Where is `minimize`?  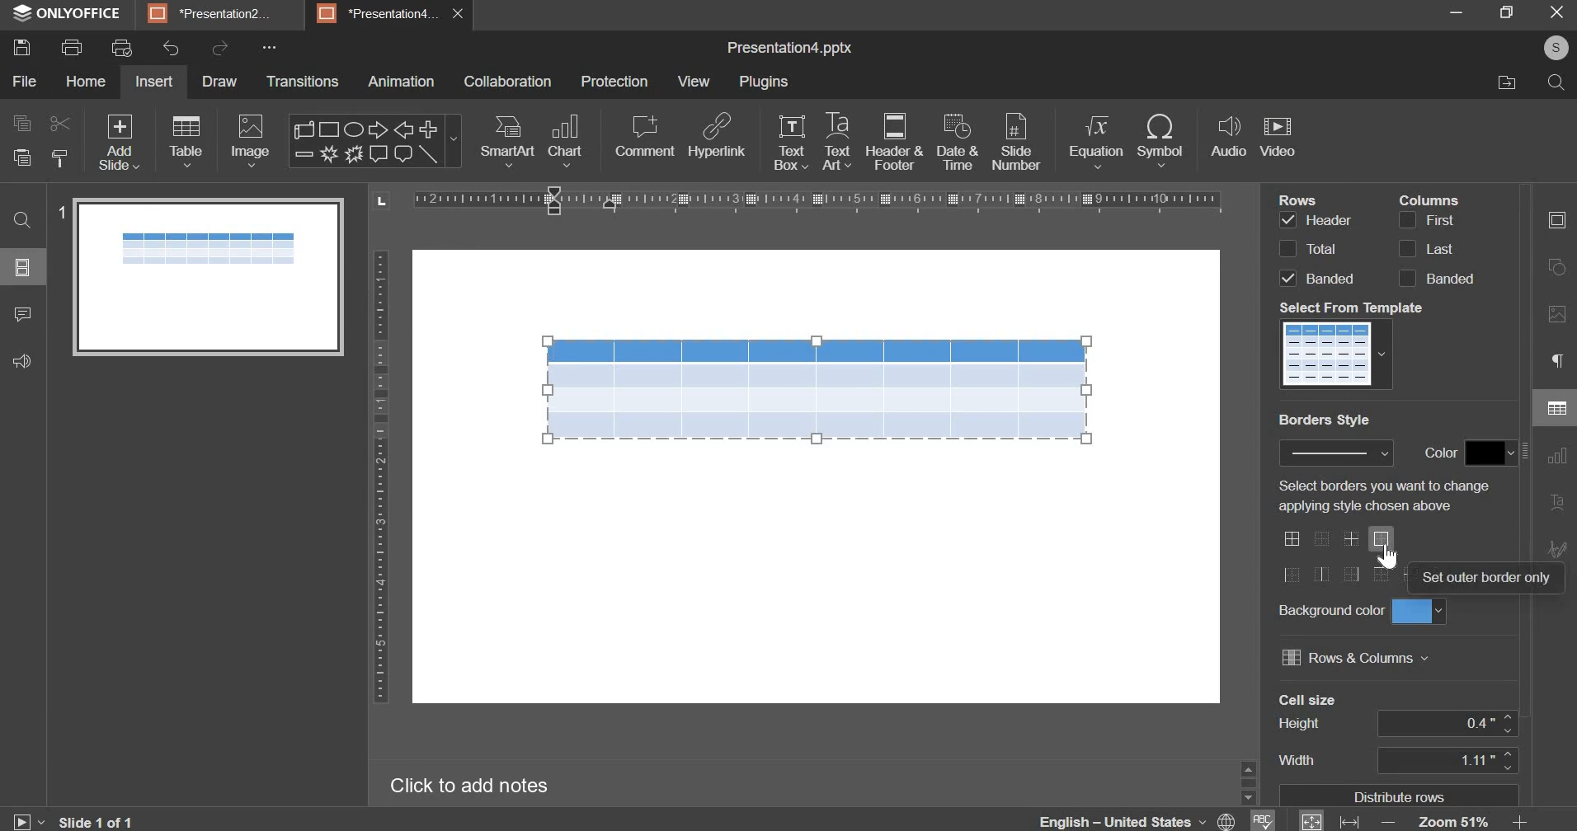
minimize is located at coordinates (1461, 15).